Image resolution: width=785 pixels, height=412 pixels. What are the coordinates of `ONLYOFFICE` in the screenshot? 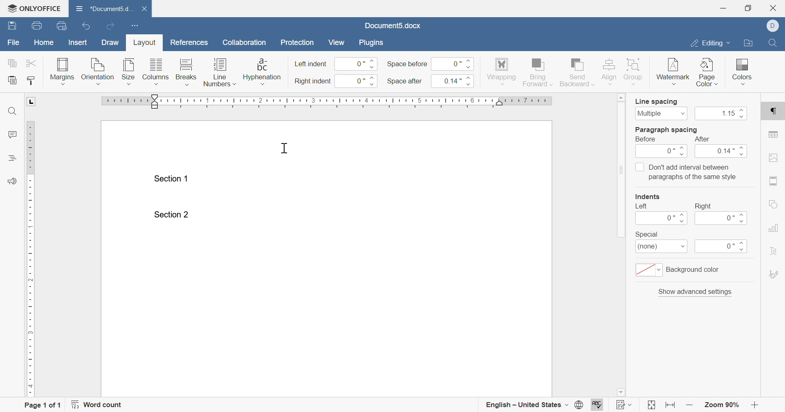 It's located at (34, 9).